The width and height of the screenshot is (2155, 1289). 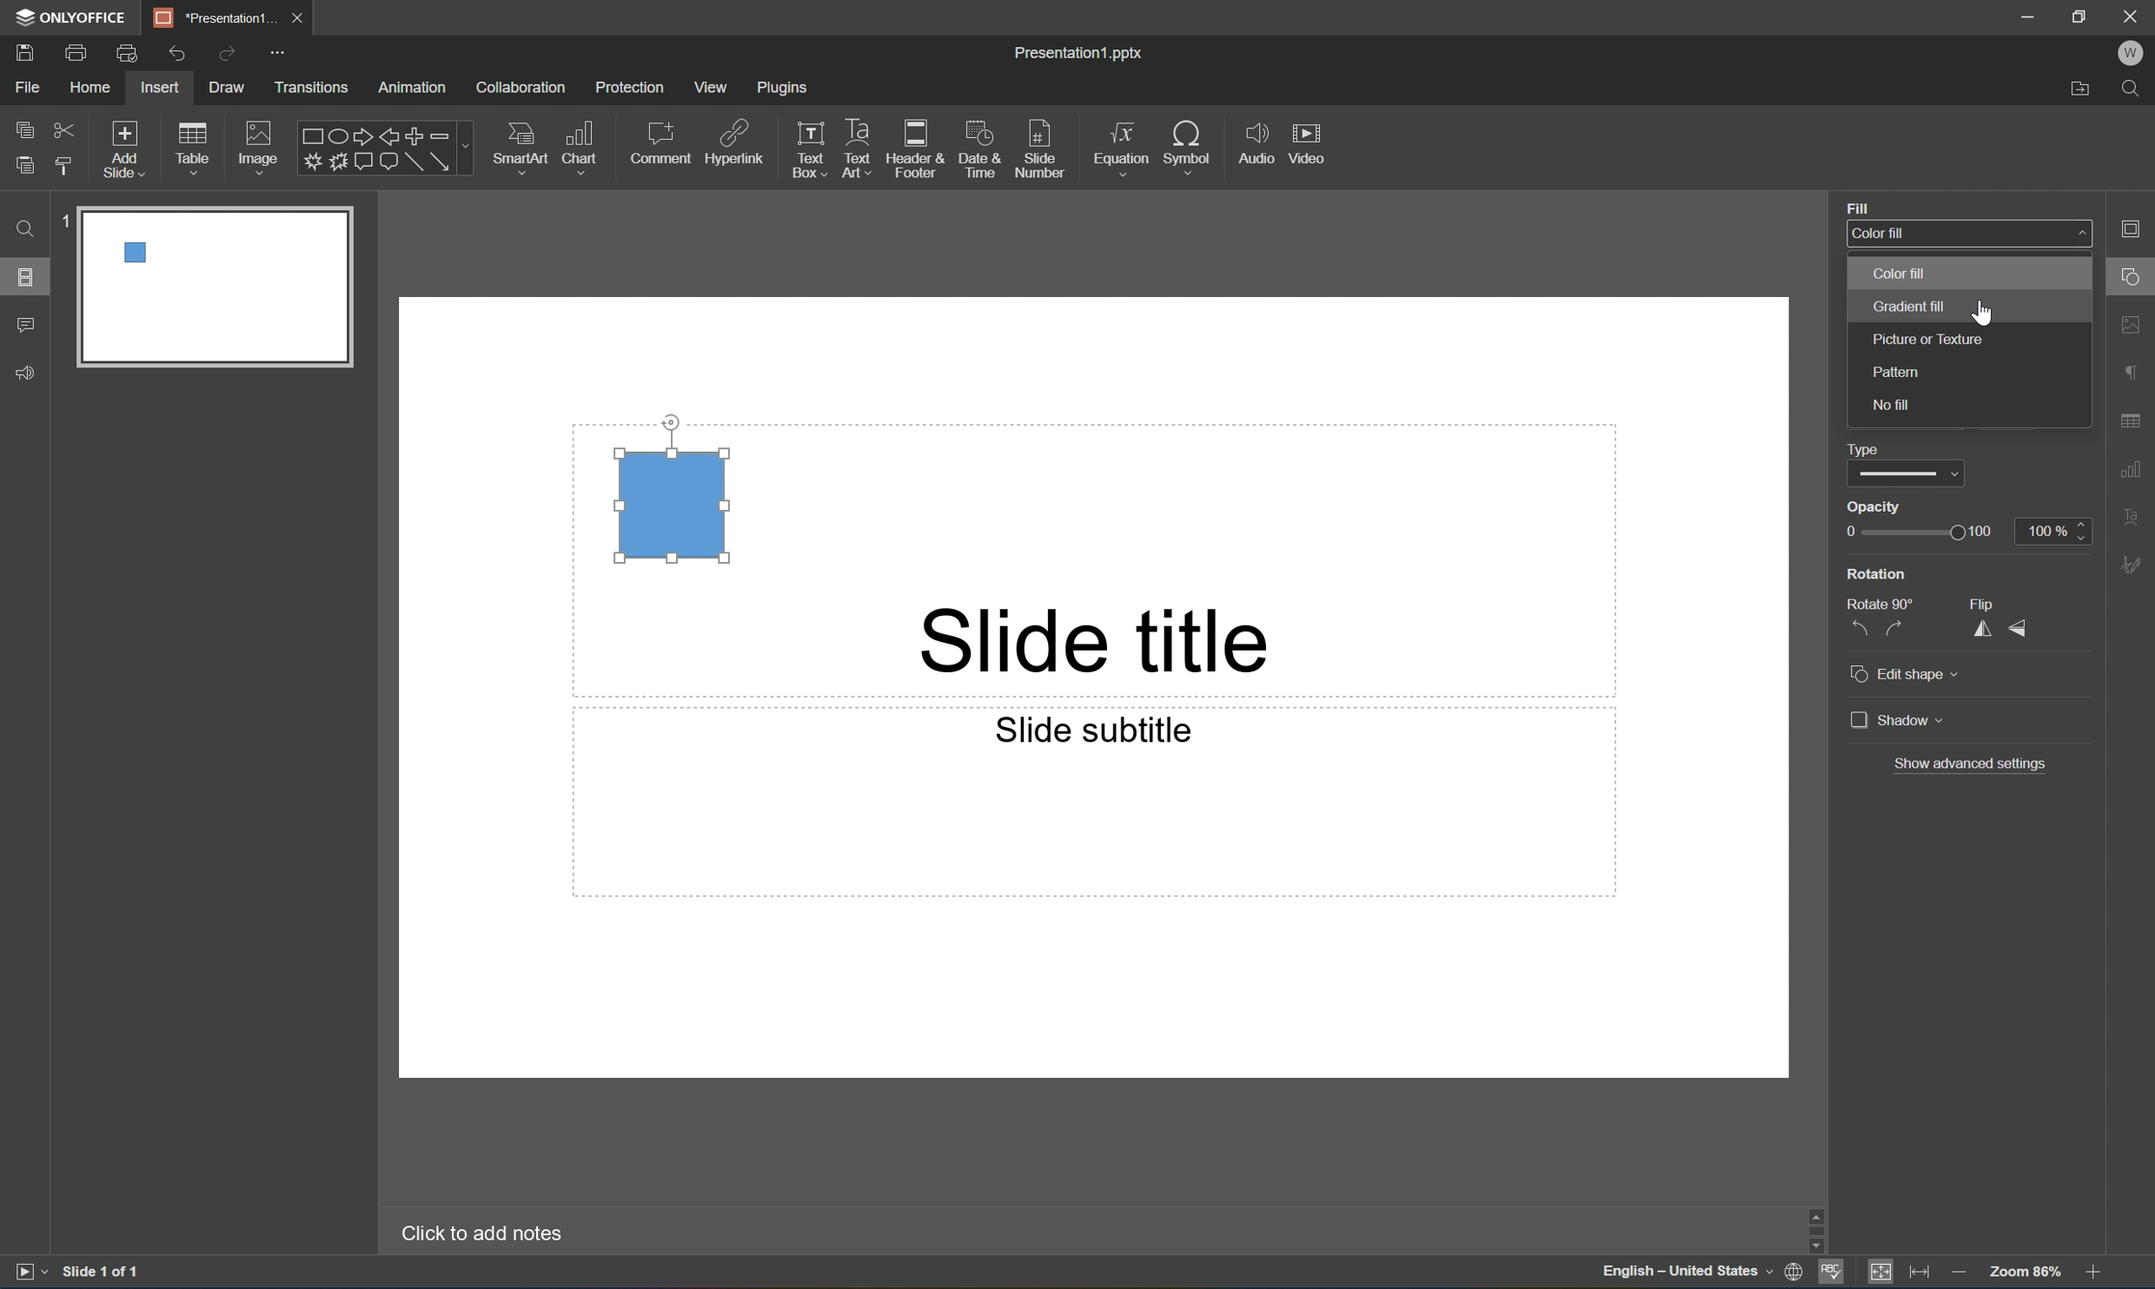 What do you see at coordinates (215, 289) in the screenshot?
I see `slide` at bounding box center [215, 289].